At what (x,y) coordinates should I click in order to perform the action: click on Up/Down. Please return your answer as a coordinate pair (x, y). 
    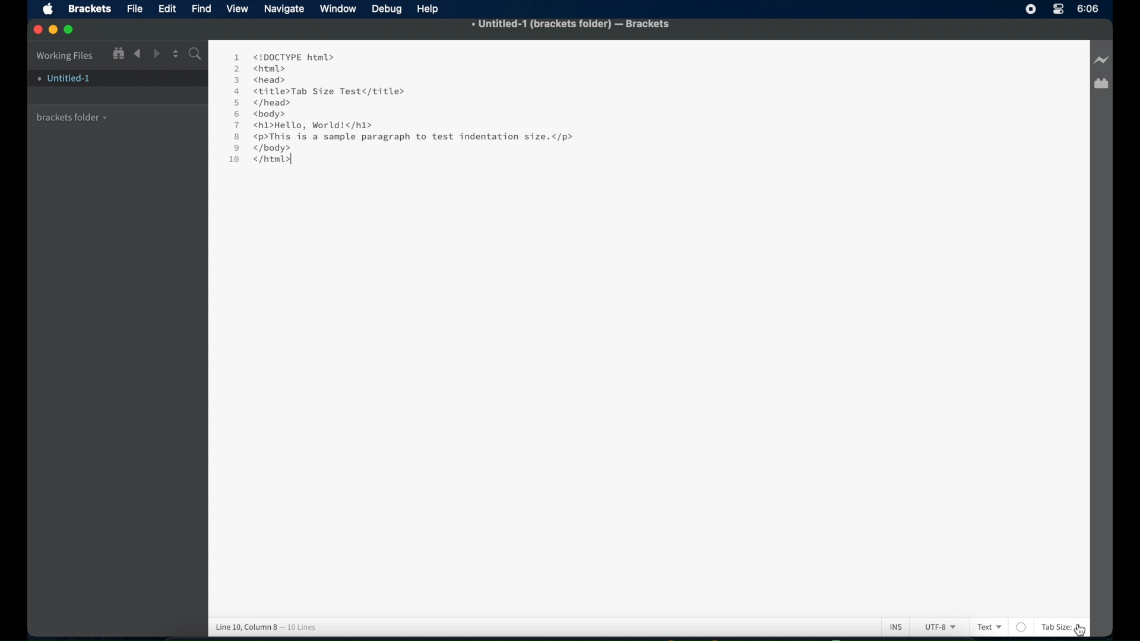
    Looking at the image, I should click on (175, 53).